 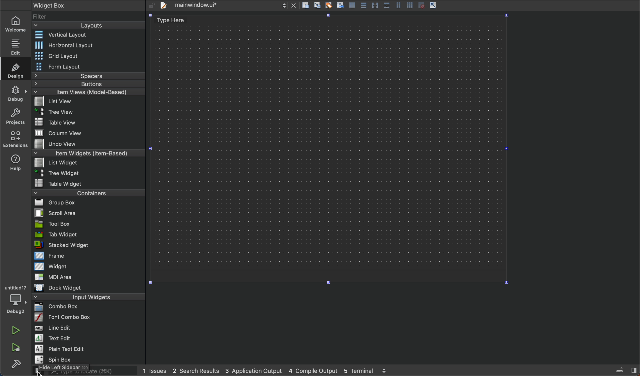 I want to click on , so click(x=341, y=5).